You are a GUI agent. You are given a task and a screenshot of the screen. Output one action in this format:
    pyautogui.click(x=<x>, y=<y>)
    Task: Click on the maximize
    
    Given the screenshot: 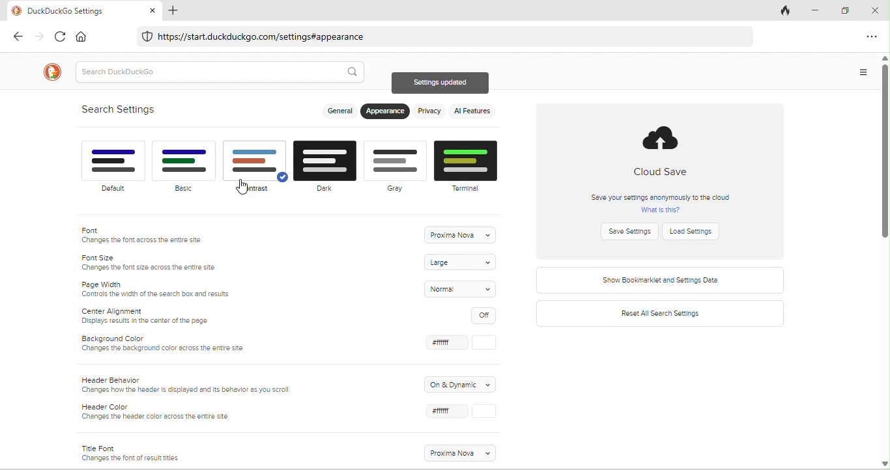 What is the action you would take?
    pyautogui.click(x=848, y=11)
    